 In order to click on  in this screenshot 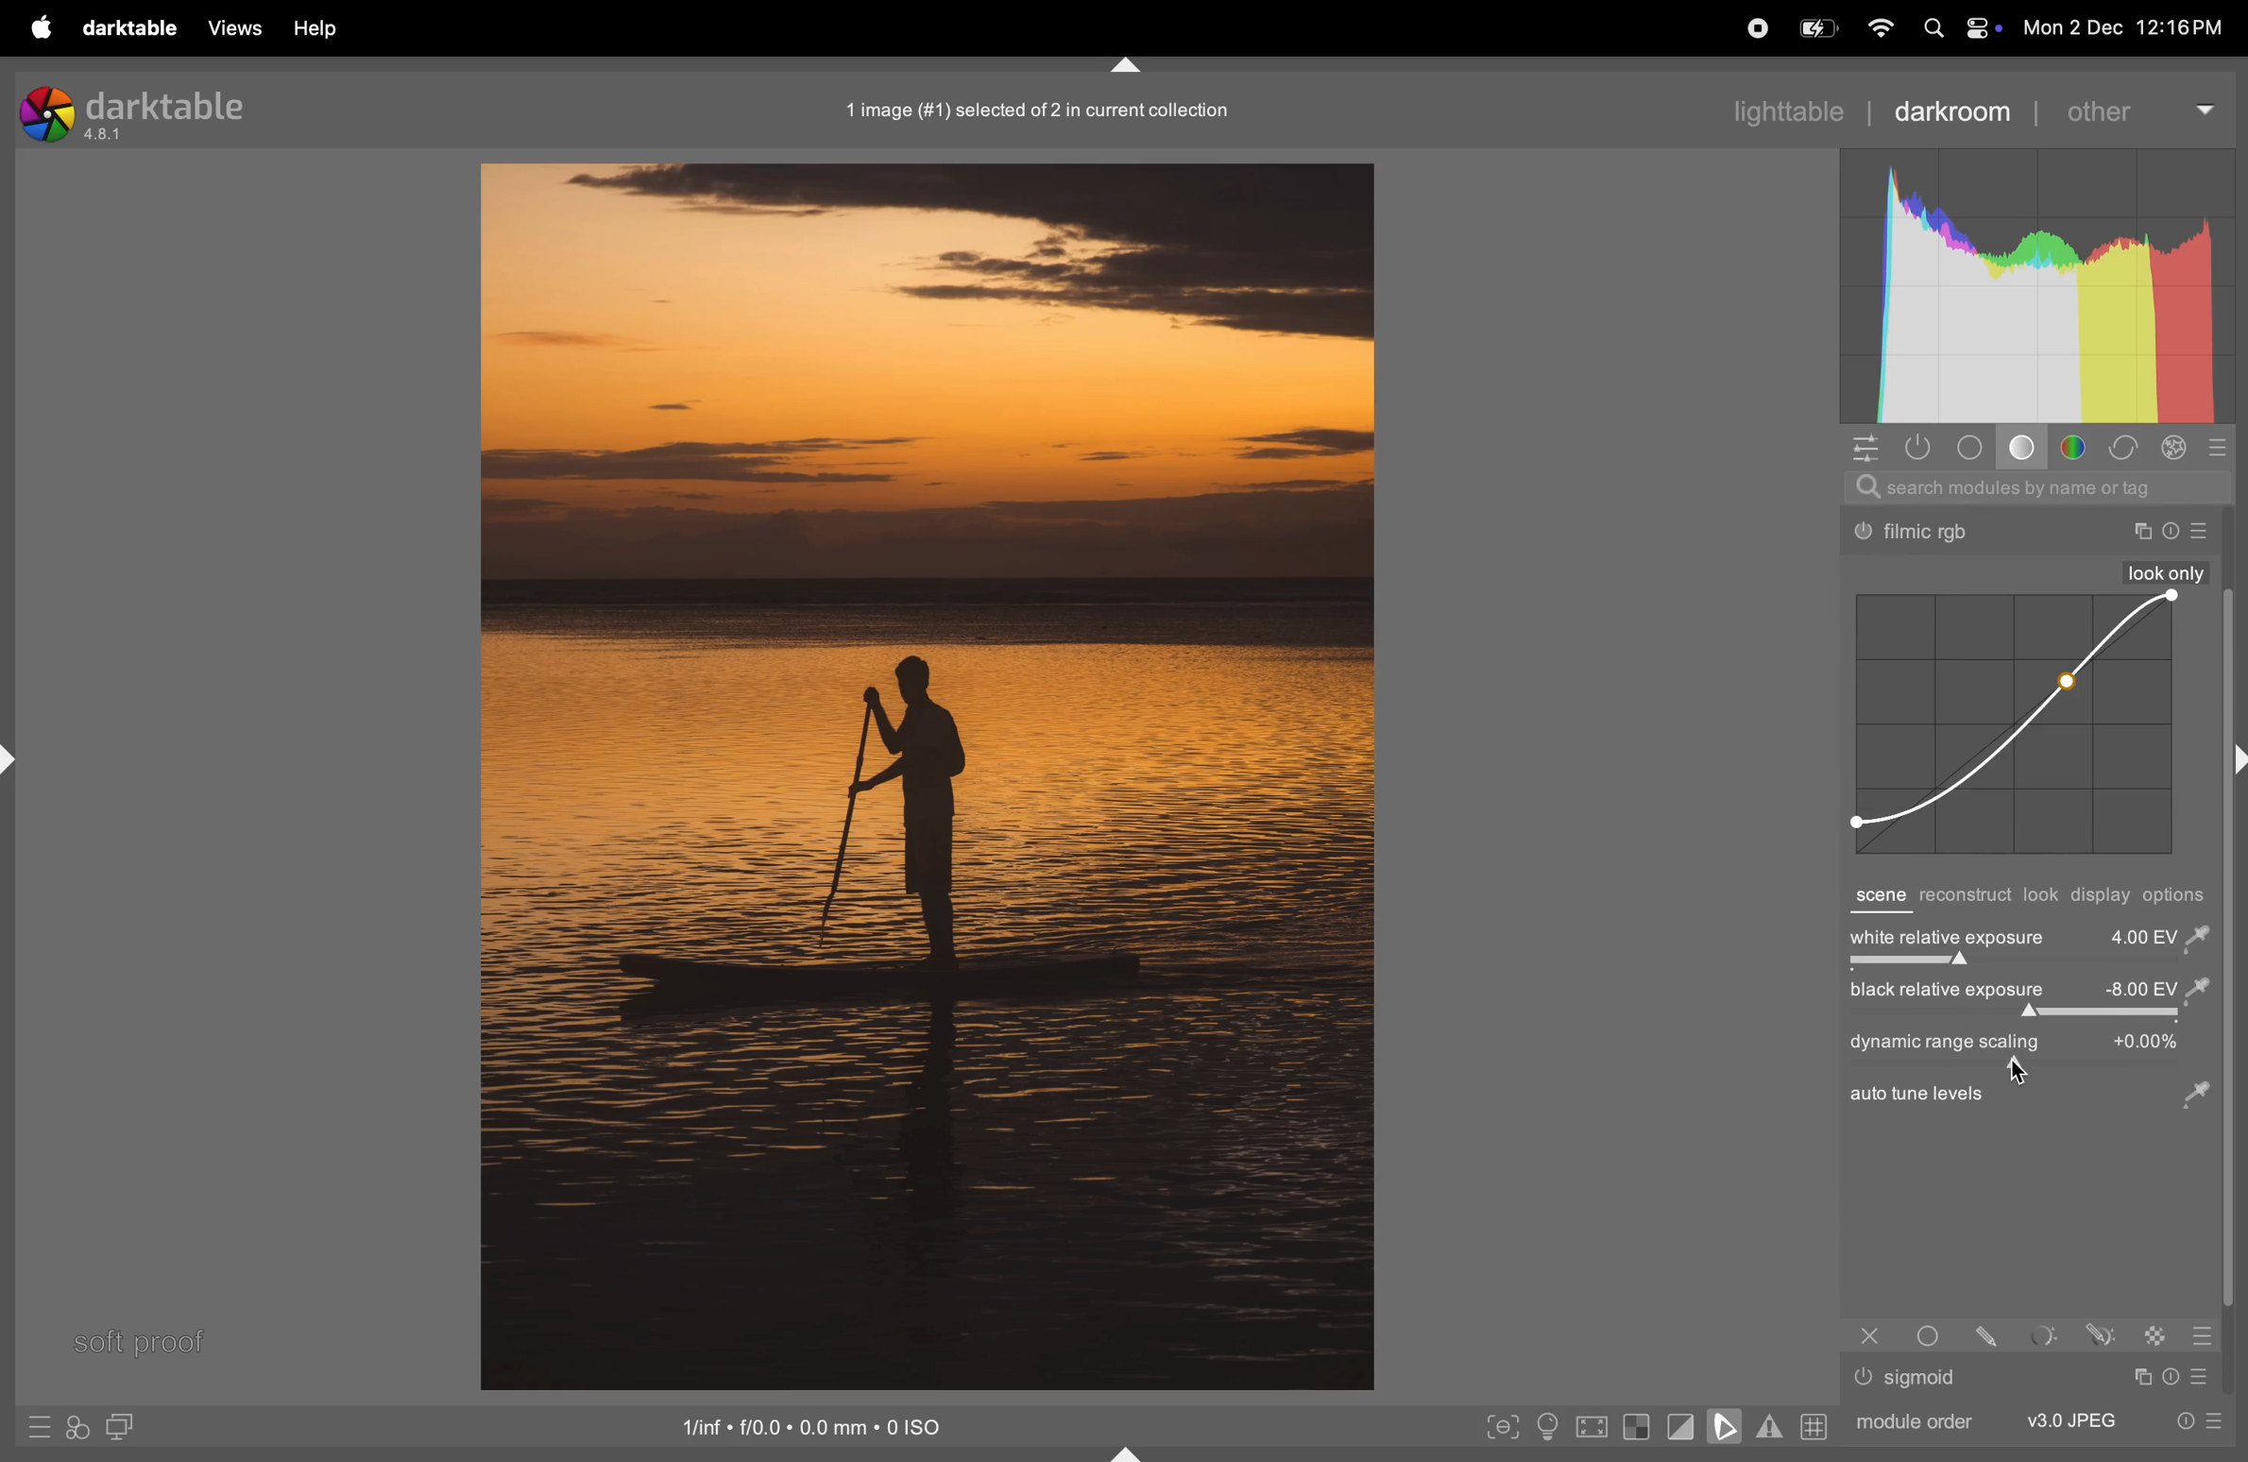, I will do `click(2140, 532)`.